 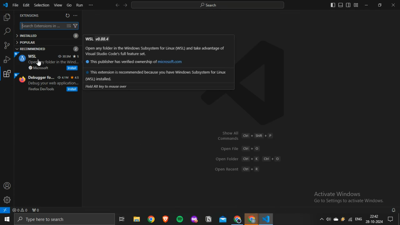 I want to click on Run, so click(x=80, y=5).